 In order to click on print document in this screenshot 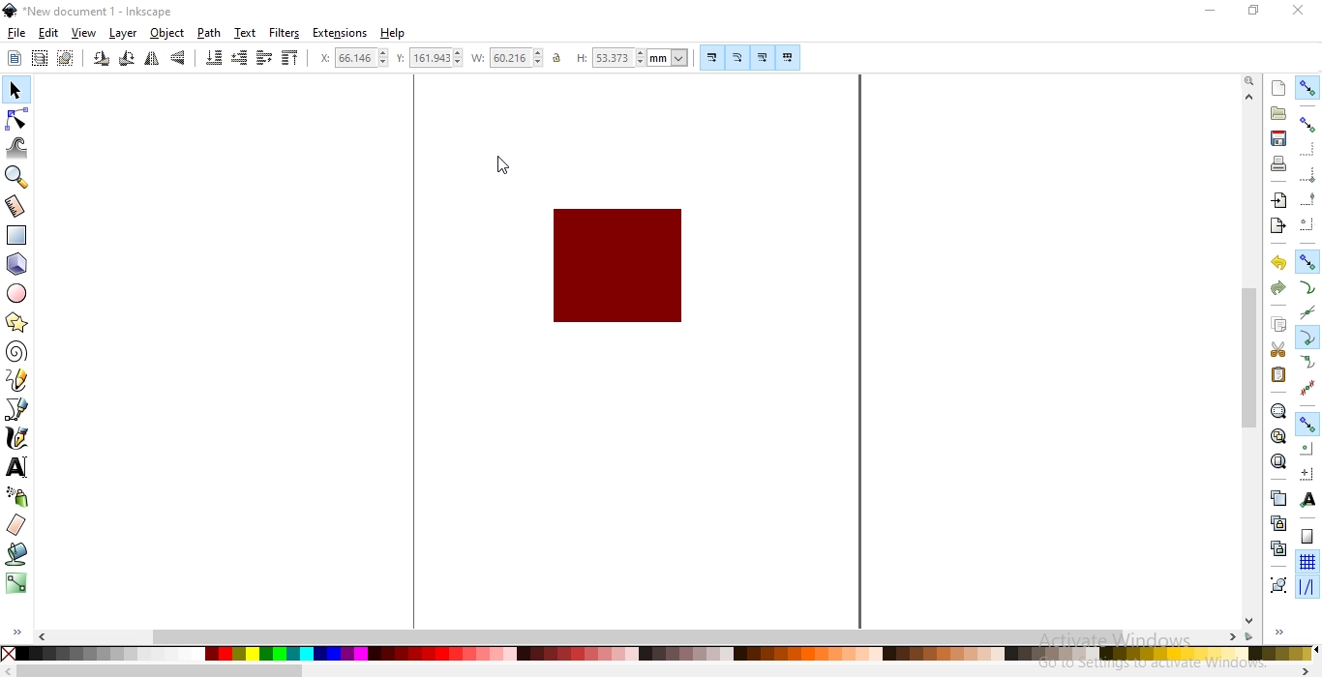, I will do `click(1277, 163)`.